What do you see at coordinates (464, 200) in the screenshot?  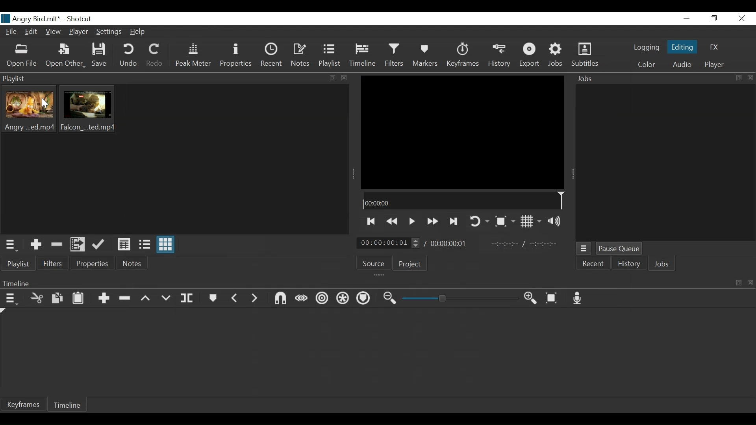 I see `Timeline` at bounding box center [464, 200].